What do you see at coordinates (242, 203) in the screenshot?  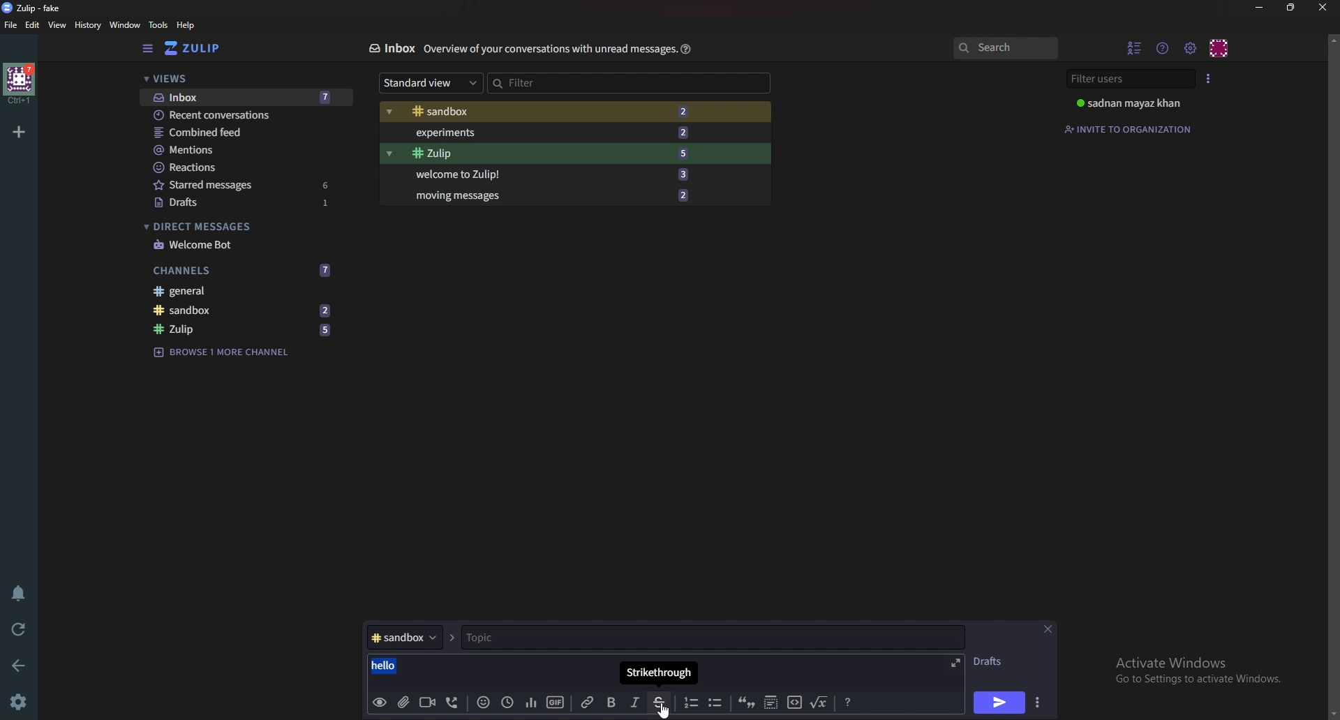 I see `Drafts` at bounding box center [242, 203].